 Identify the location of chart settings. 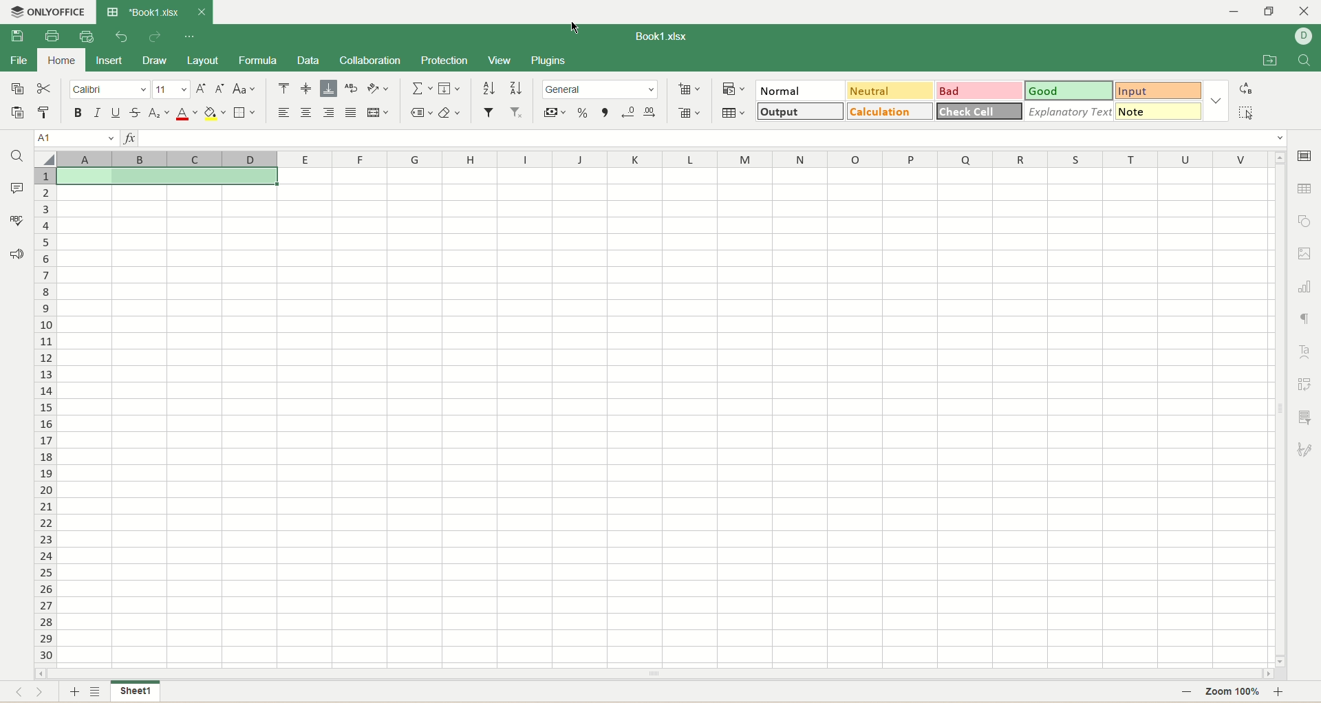
(1305, 285).